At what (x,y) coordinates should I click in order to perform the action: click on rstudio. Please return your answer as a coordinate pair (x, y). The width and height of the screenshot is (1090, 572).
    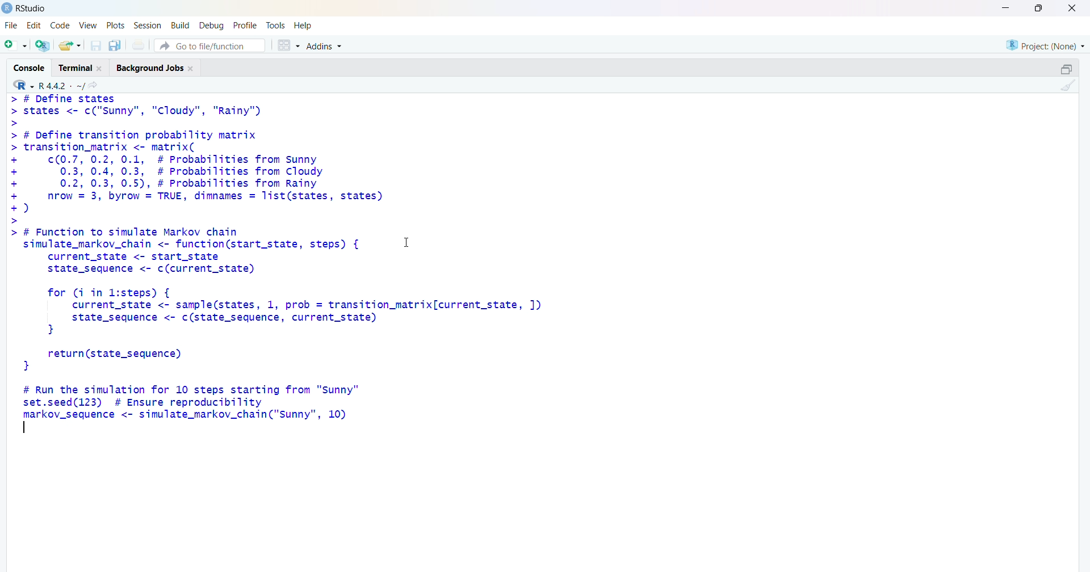
    Looking at the image, I should click on (25, 8).